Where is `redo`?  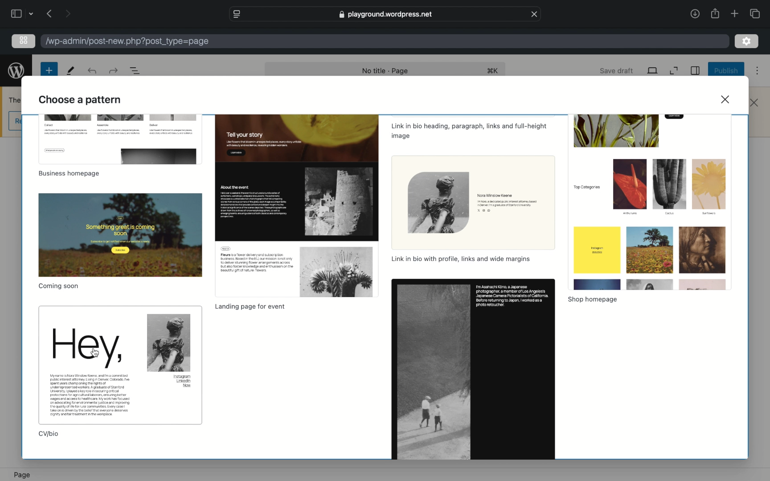 redo is located at coordinates (92, 71).